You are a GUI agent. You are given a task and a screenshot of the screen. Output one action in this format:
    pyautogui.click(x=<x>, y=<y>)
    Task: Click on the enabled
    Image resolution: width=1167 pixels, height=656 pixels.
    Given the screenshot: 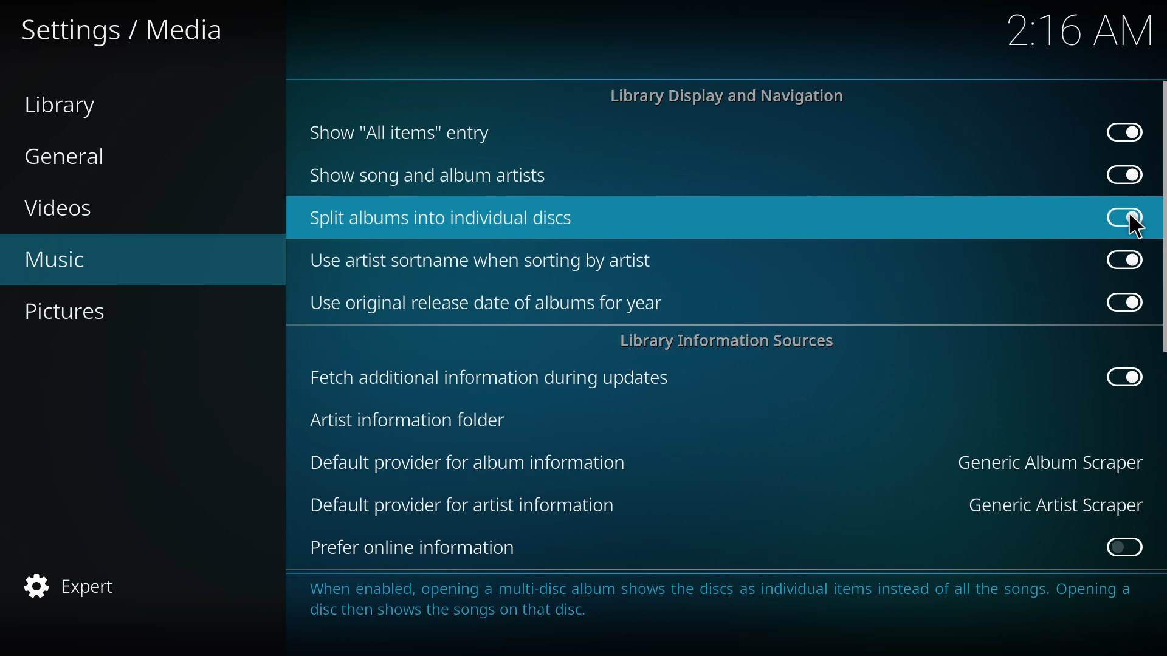 What is the action you would take?
    pyautogui.click(x=1121, y=132)
    